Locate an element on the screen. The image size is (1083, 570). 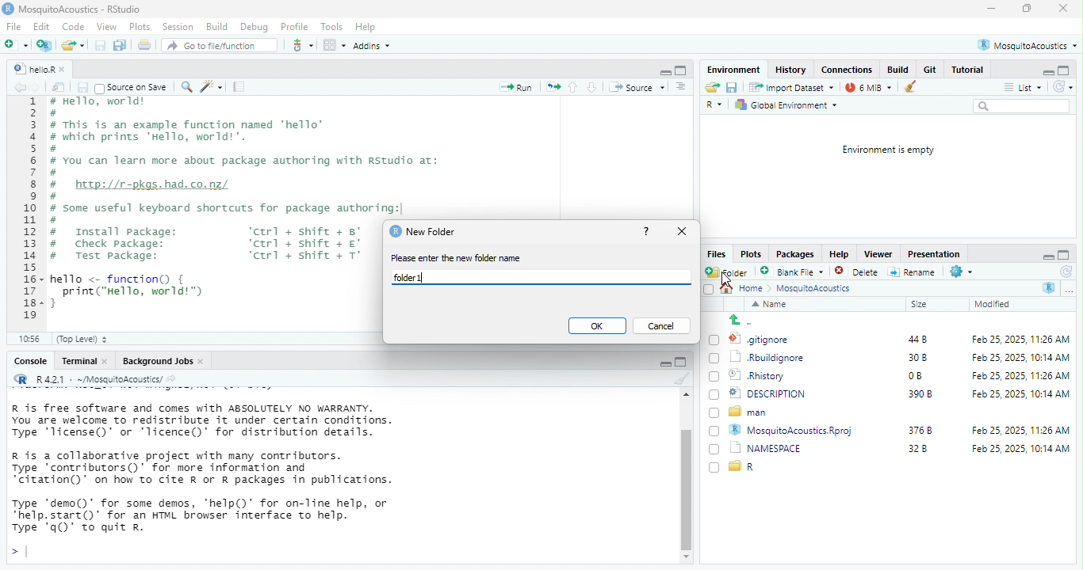
 NAMESPACE is located at coordinates (774, 448).